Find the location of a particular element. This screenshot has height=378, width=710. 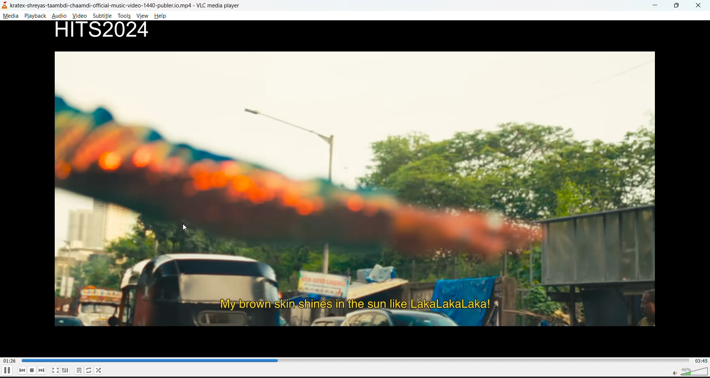

total track time is located at coordinates (701, 360).